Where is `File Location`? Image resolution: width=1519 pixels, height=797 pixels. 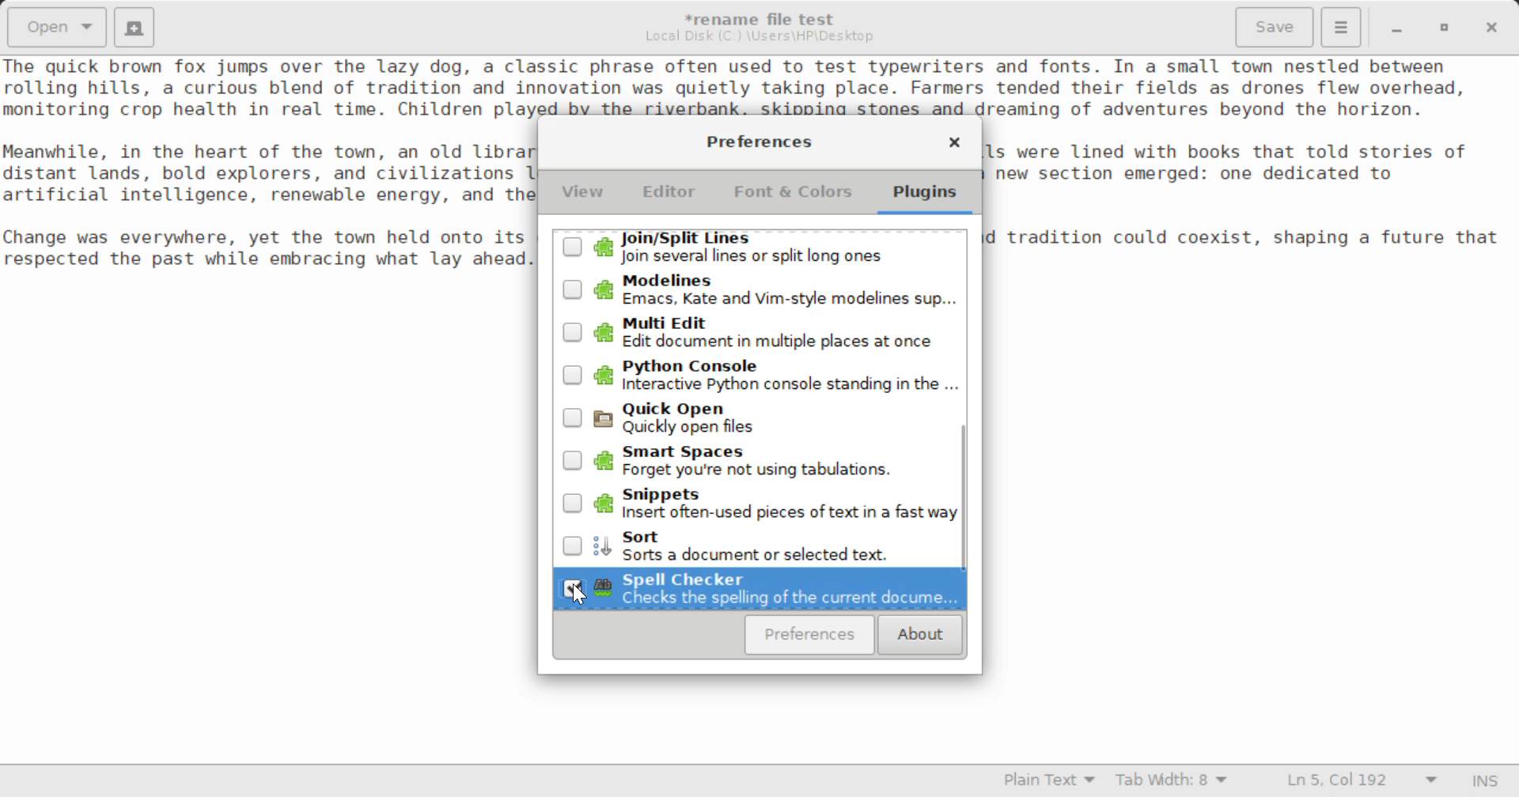
File Location is located at coordinates (759, 36).